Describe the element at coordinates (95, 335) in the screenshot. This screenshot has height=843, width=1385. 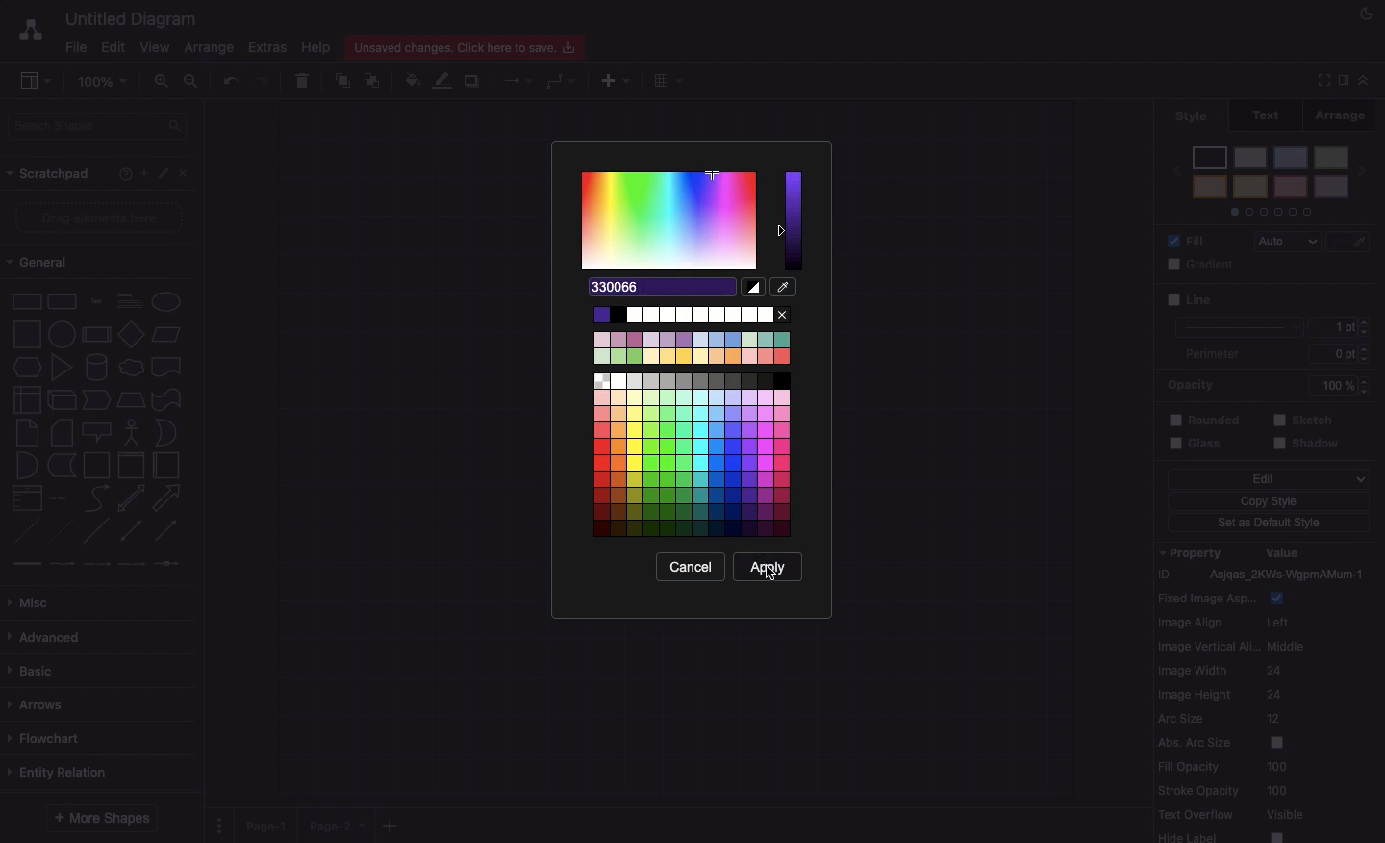
I see `process` at that location.